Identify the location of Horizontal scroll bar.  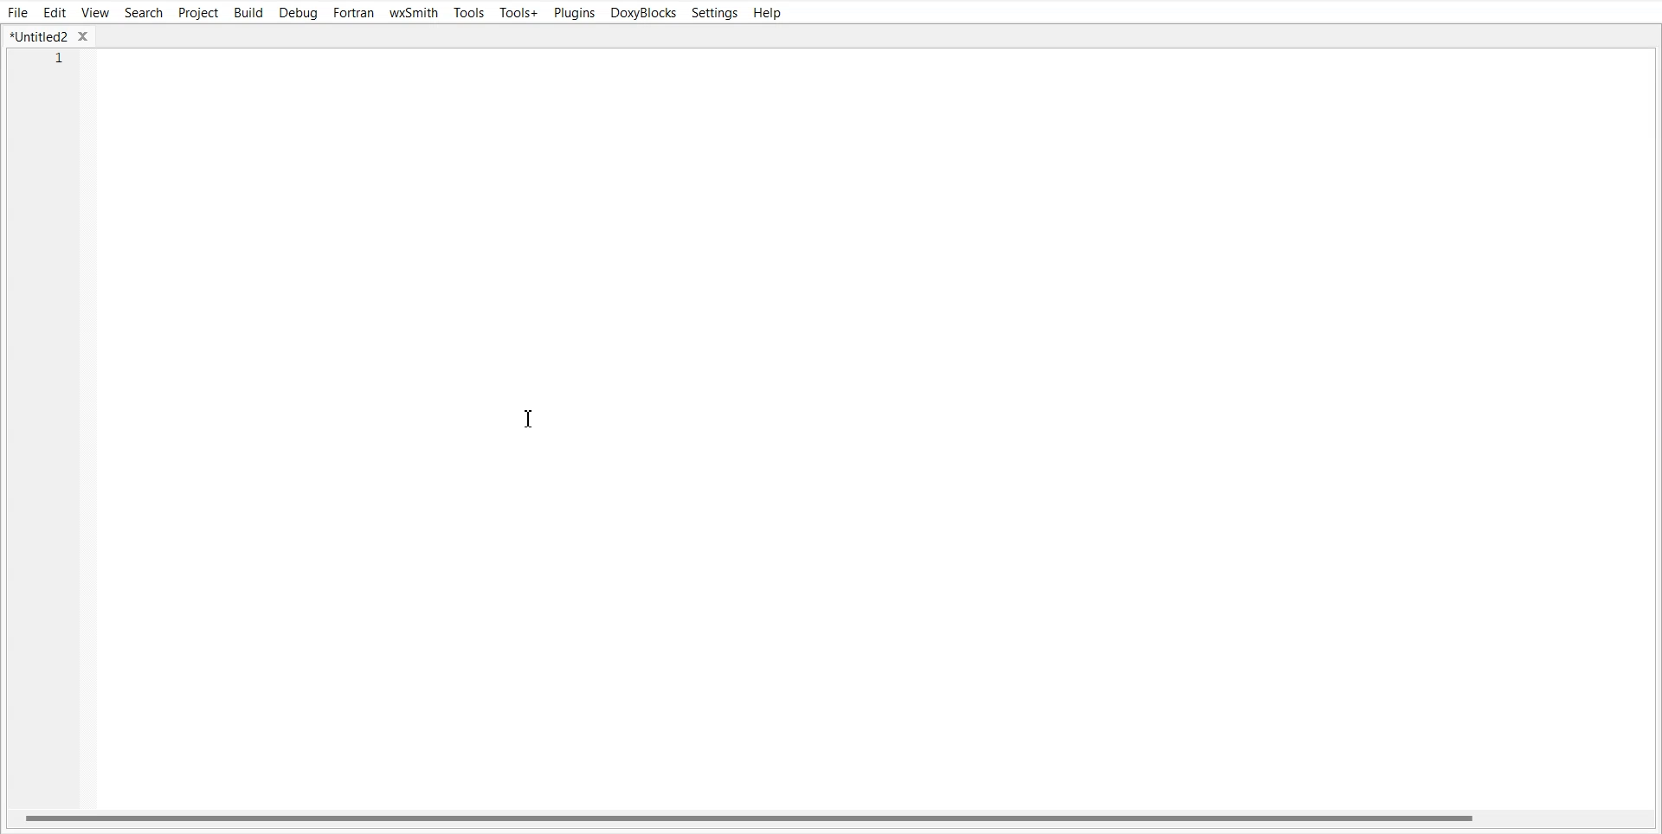
(831, 818).